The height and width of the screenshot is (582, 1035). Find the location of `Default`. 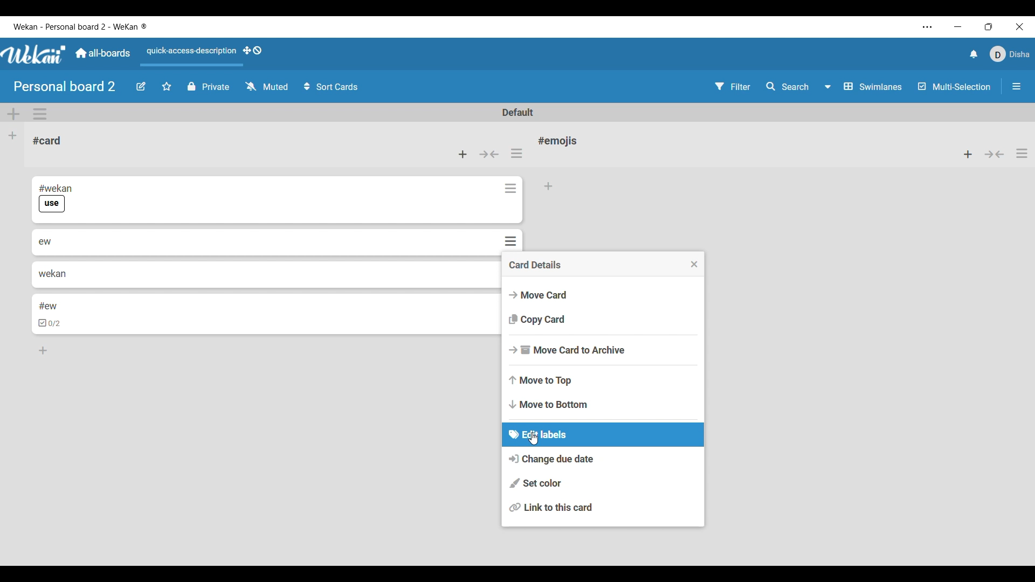

Default is located at coordinates (517, 112).